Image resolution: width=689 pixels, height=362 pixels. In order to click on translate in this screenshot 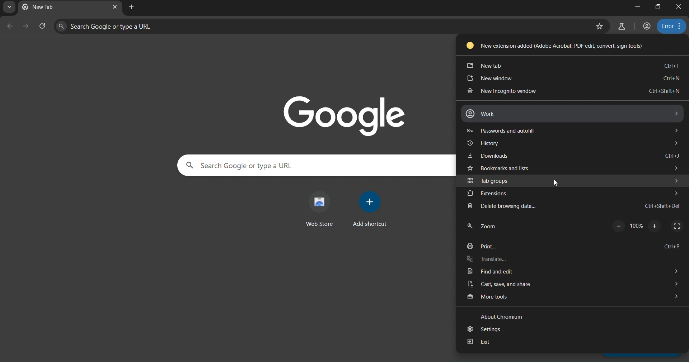, I will do `click(573, 260)`.